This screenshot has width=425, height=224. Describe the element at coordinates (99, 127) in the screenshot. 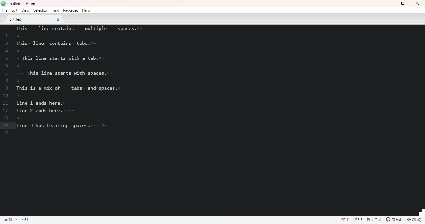

I see `cursor` at that location.